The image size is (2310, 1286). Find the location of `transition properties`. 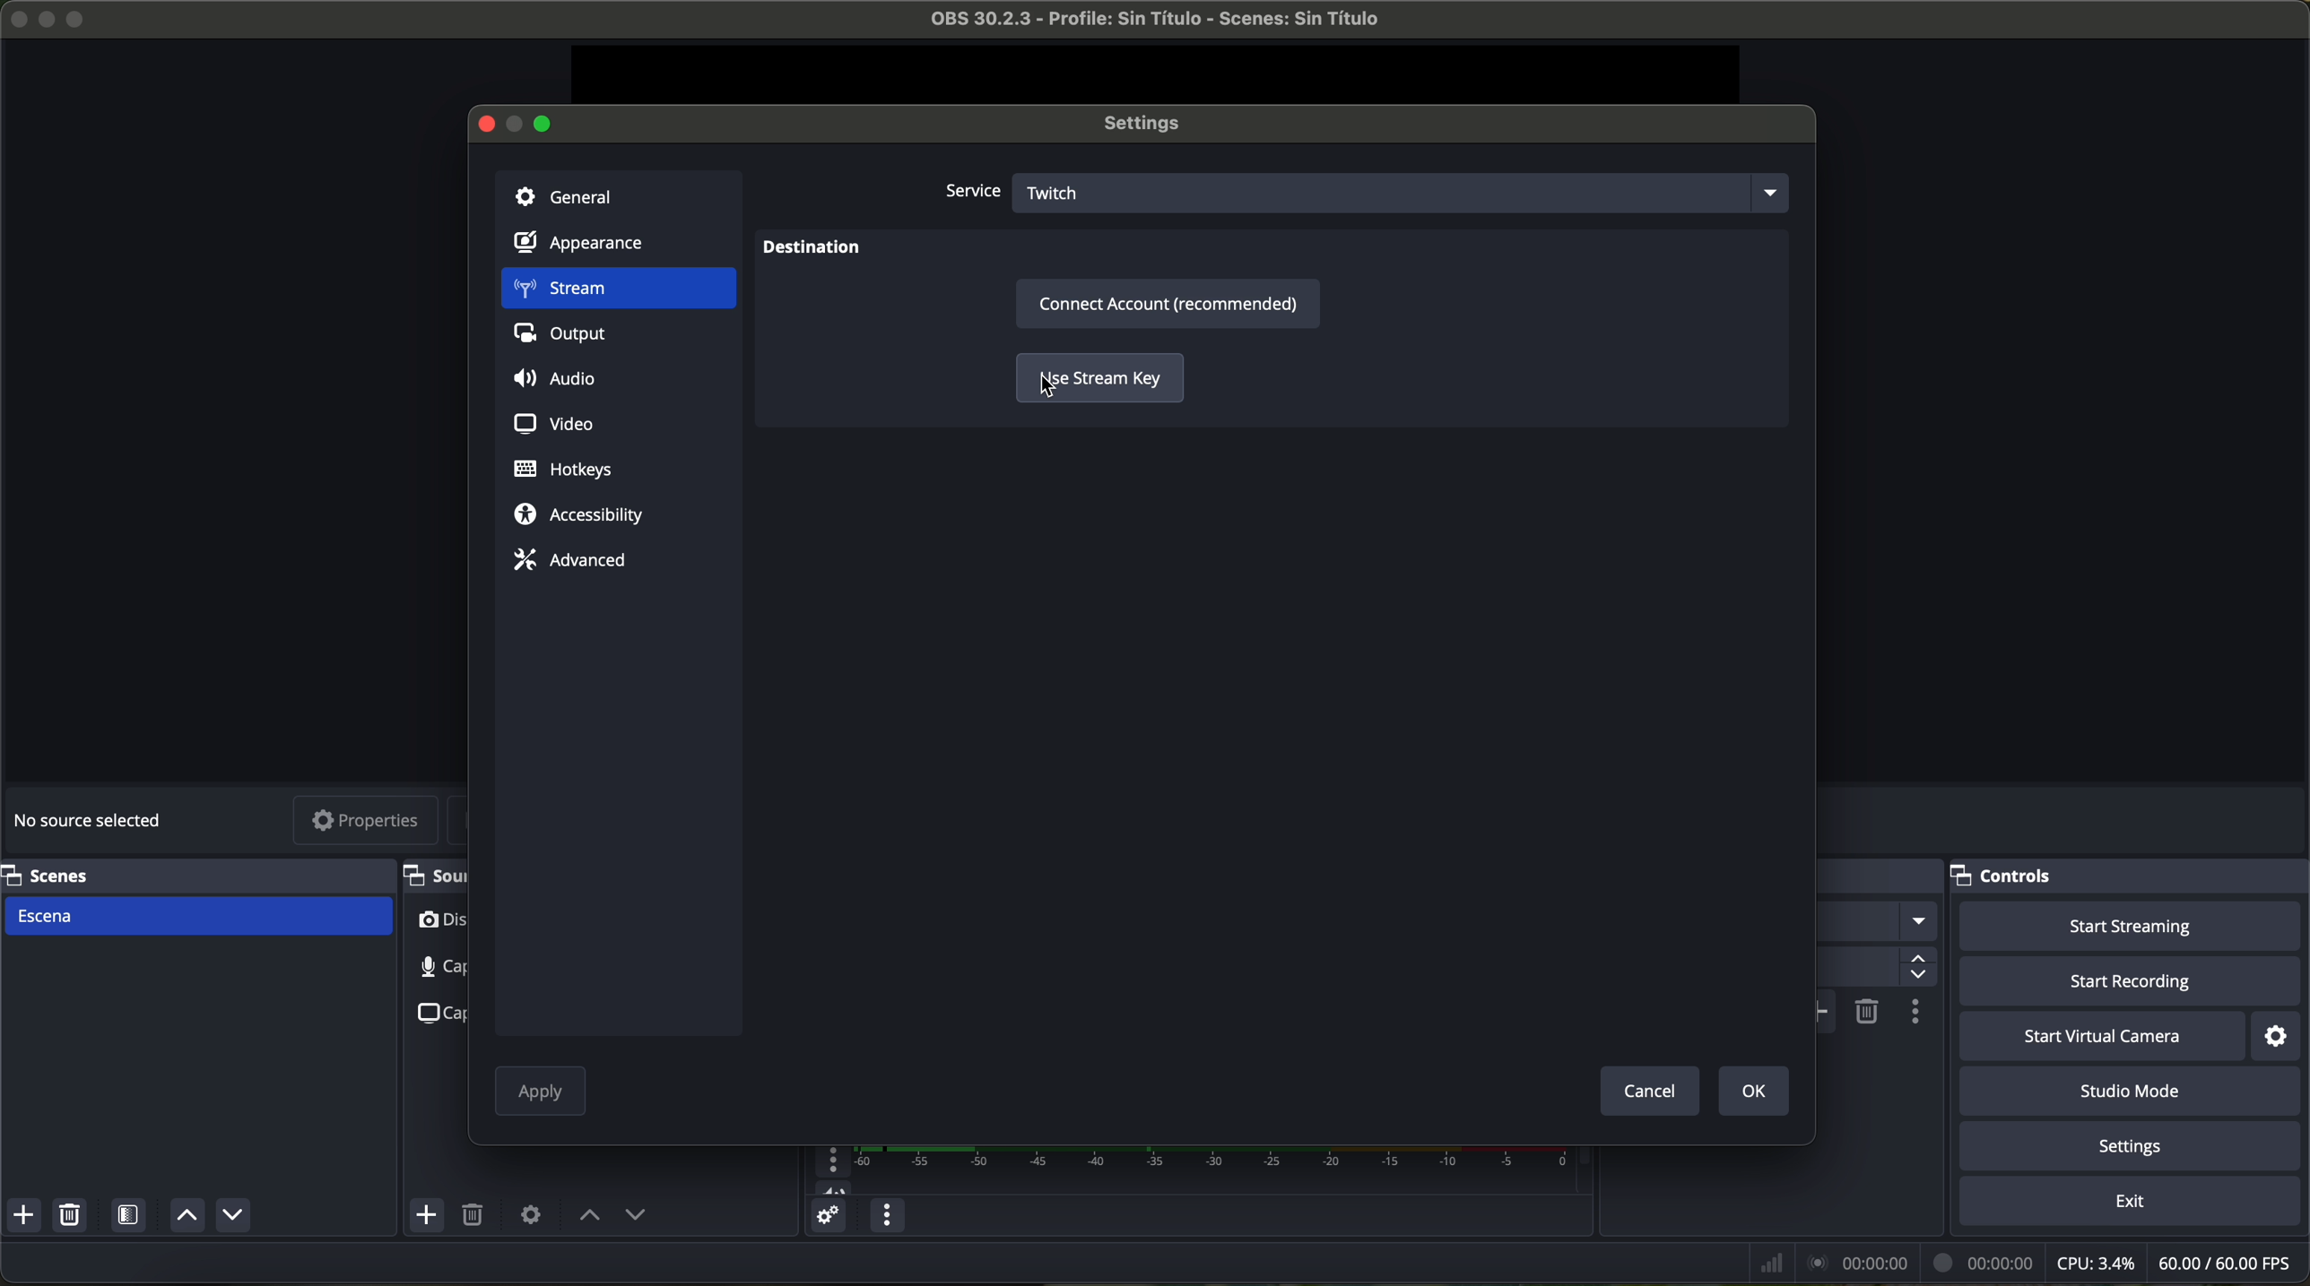

transition properties is located at coordinates (1914, 1014).